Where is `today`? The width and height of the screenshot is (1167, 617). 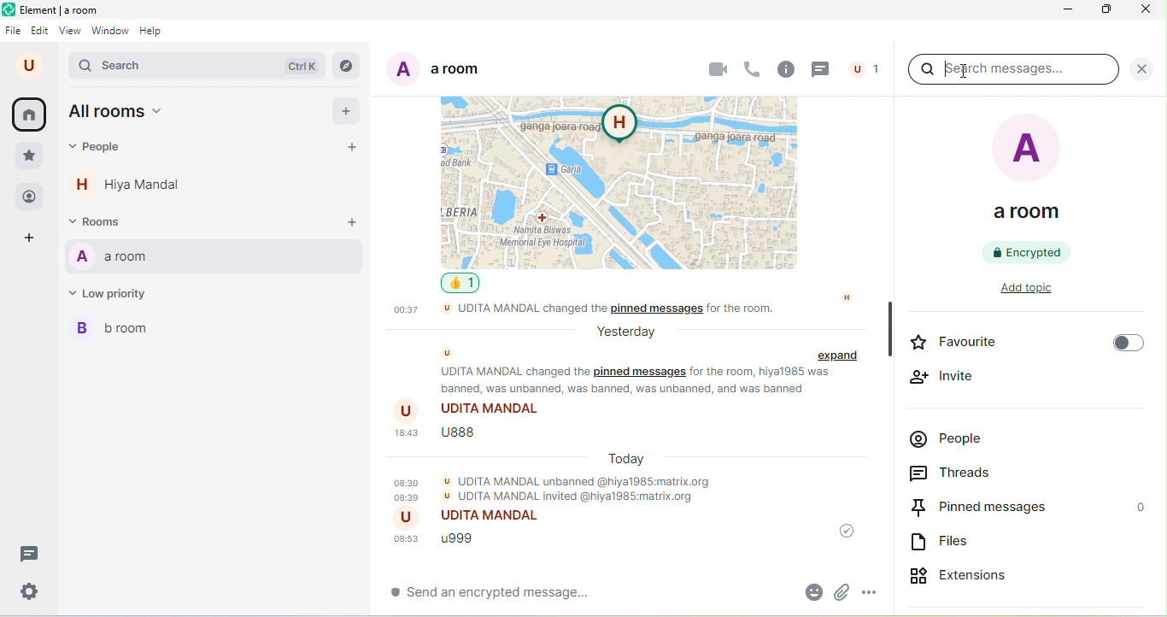 today is located at coordinates (628, 458).